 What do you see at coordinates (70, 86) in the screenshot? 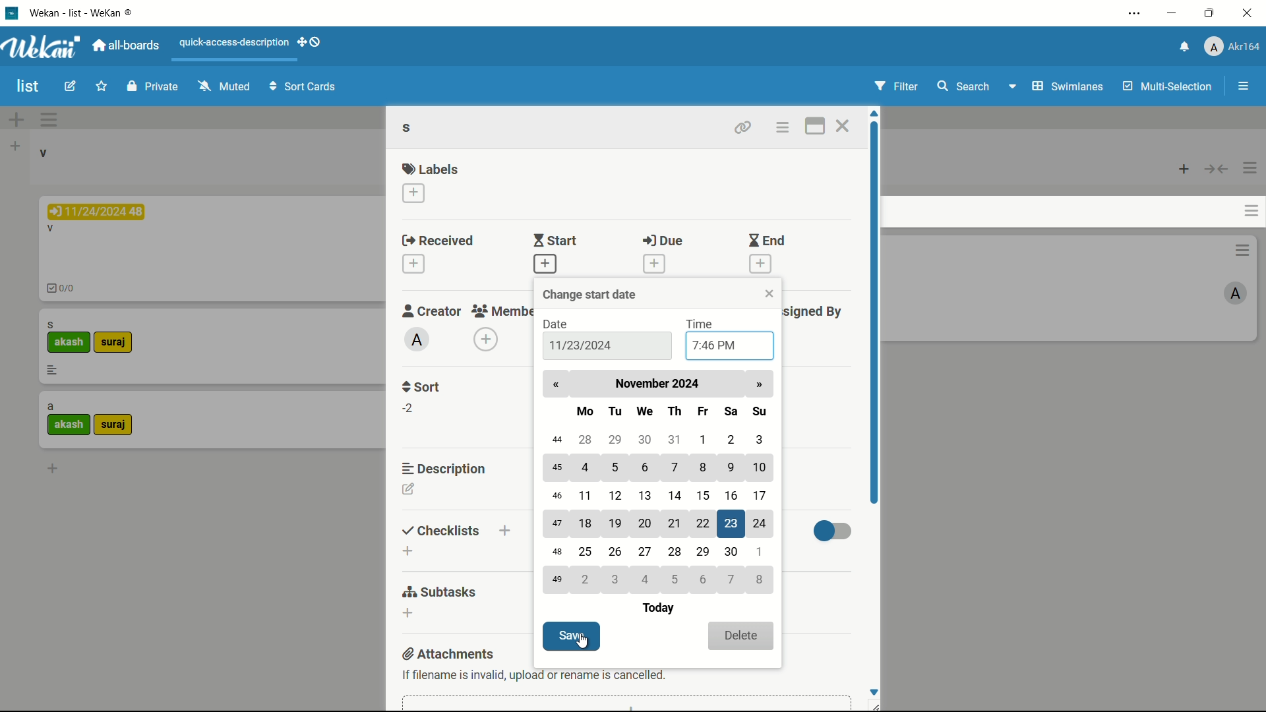
I see `edit` at bounding box center [70, 86].